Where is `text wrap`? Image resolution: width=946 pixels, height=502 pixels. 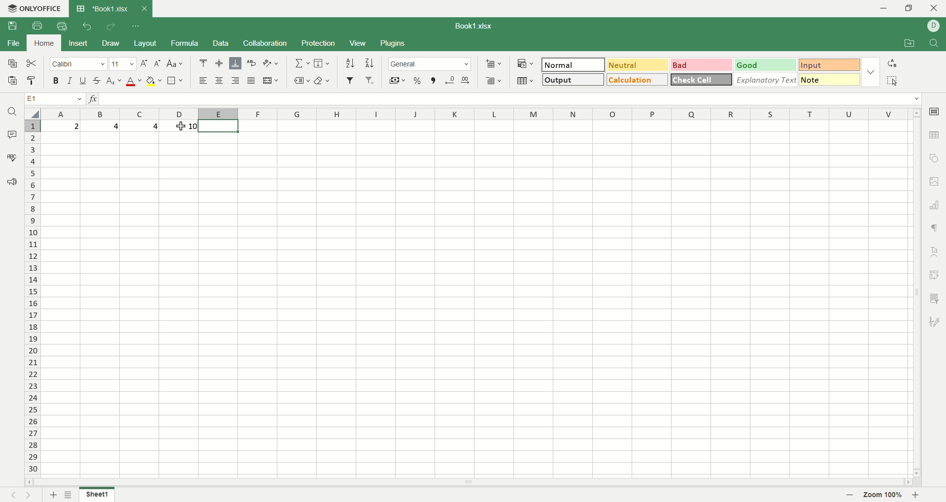
text wrap is located at coordinates (251, 64).